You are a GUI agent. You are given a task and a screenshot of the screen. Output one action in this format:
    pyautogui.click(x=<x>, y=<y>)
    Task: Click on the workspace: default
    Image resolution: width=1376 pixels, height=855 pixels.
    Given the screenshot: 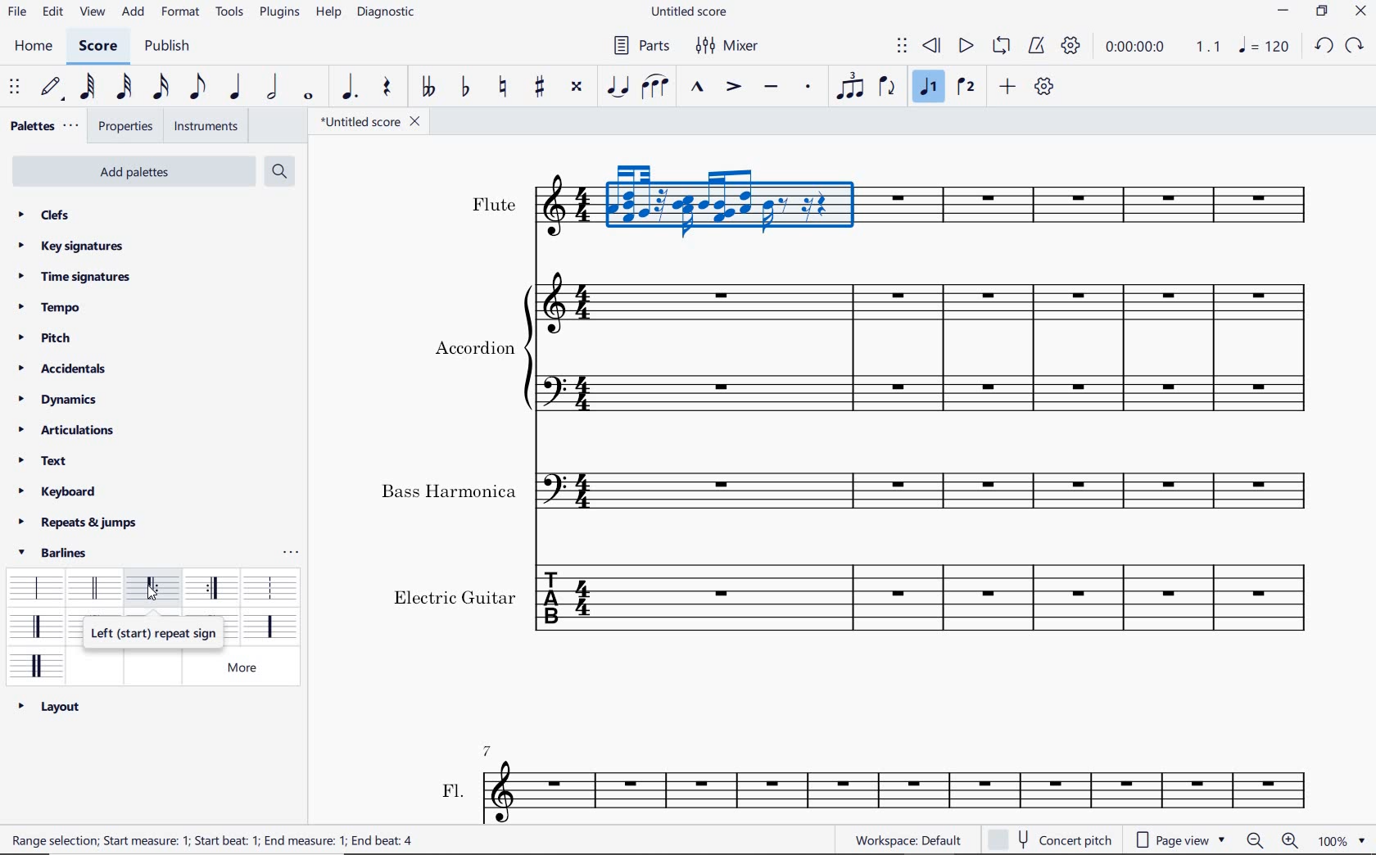 What is the action you would take?
    pyautogui.click(x=905, y=839)
    